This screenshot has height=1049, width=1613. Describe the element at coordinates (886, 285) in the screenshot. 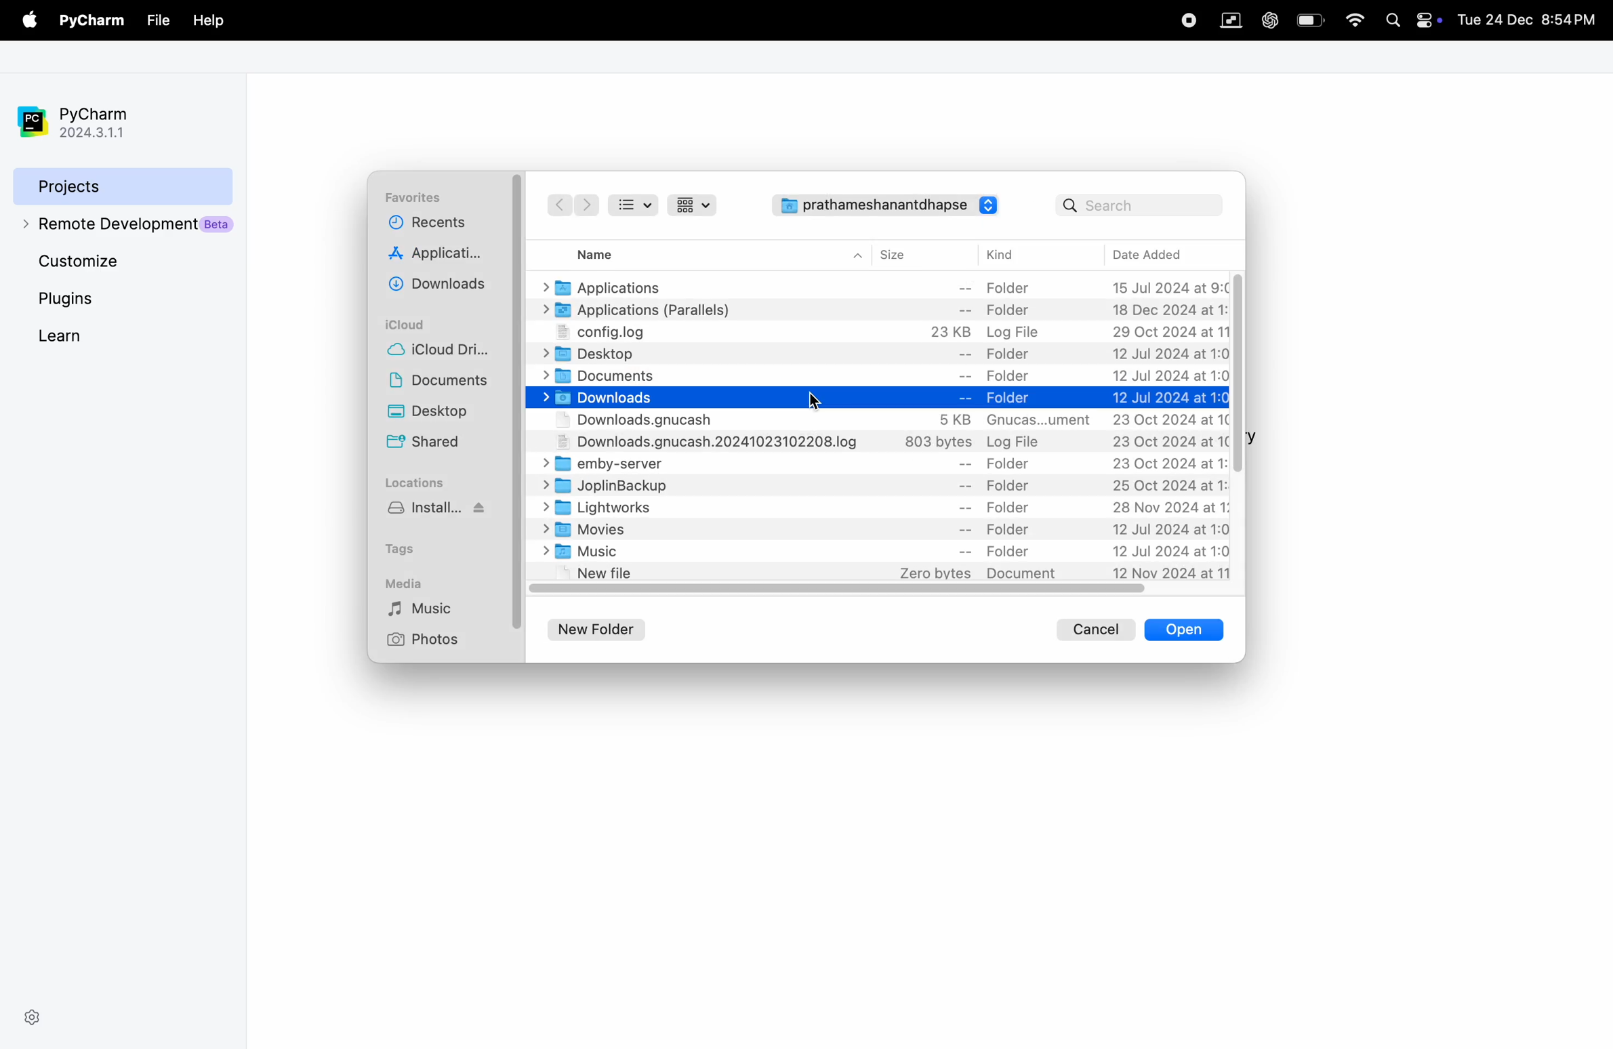

I see `applications` at that location.